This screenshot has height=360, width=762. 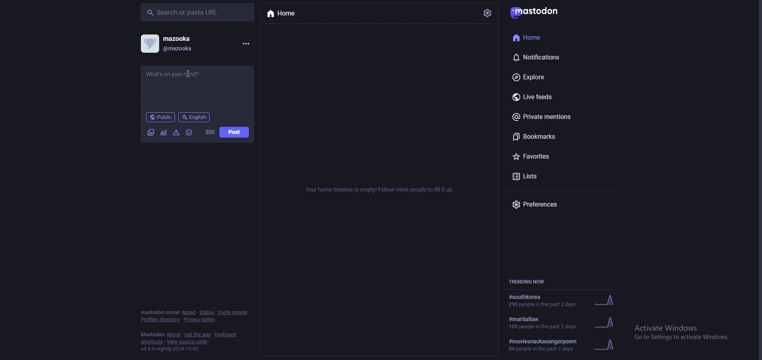 I want to click on about, so click(x=173, y=335).